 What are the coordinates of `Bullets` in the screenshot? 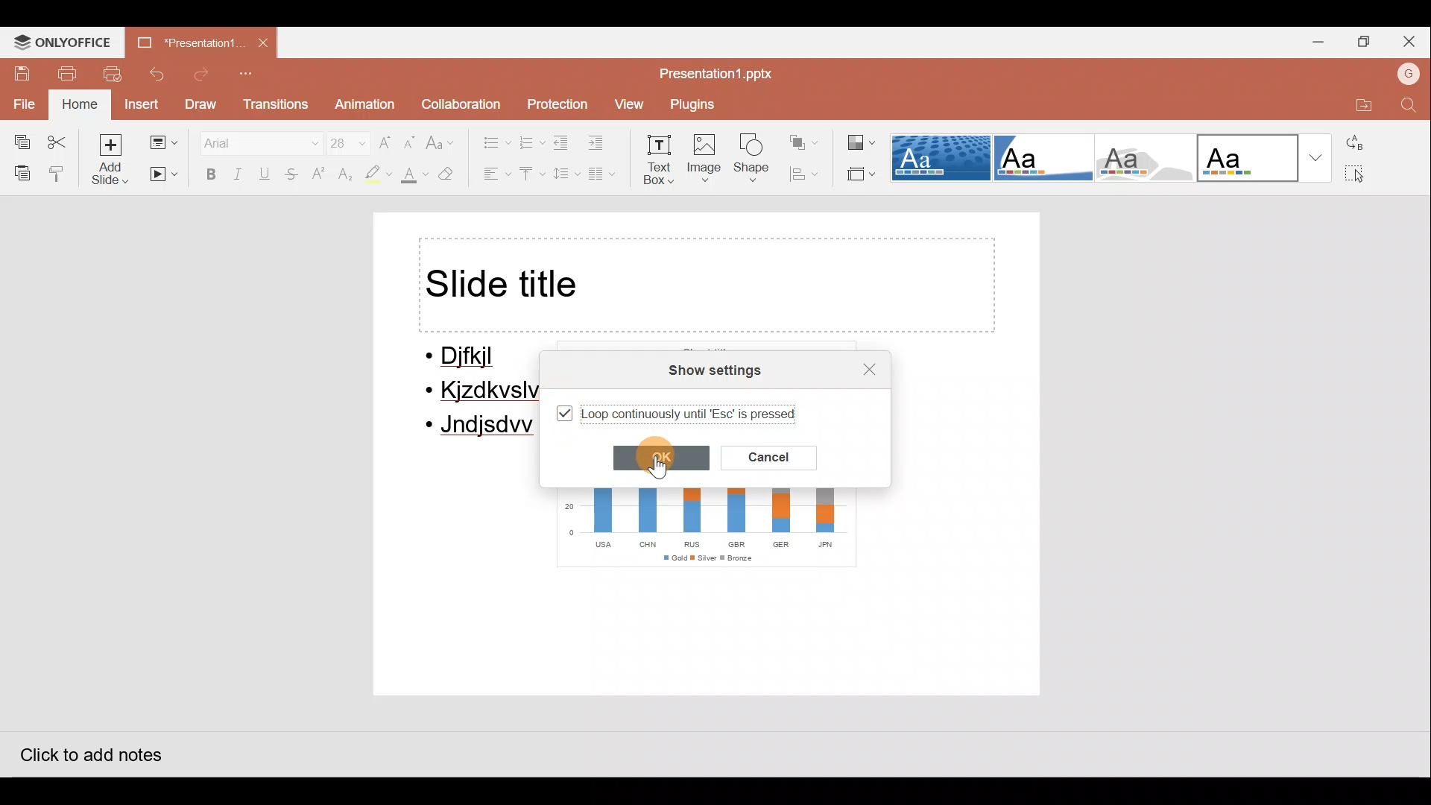 It's located at (490, 139).